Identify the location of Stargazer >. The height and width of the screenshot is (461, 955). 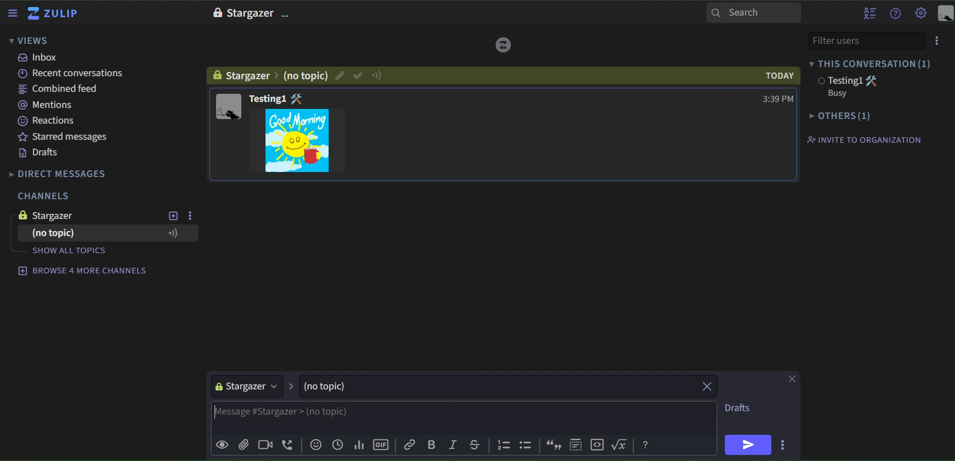
(249, 76).